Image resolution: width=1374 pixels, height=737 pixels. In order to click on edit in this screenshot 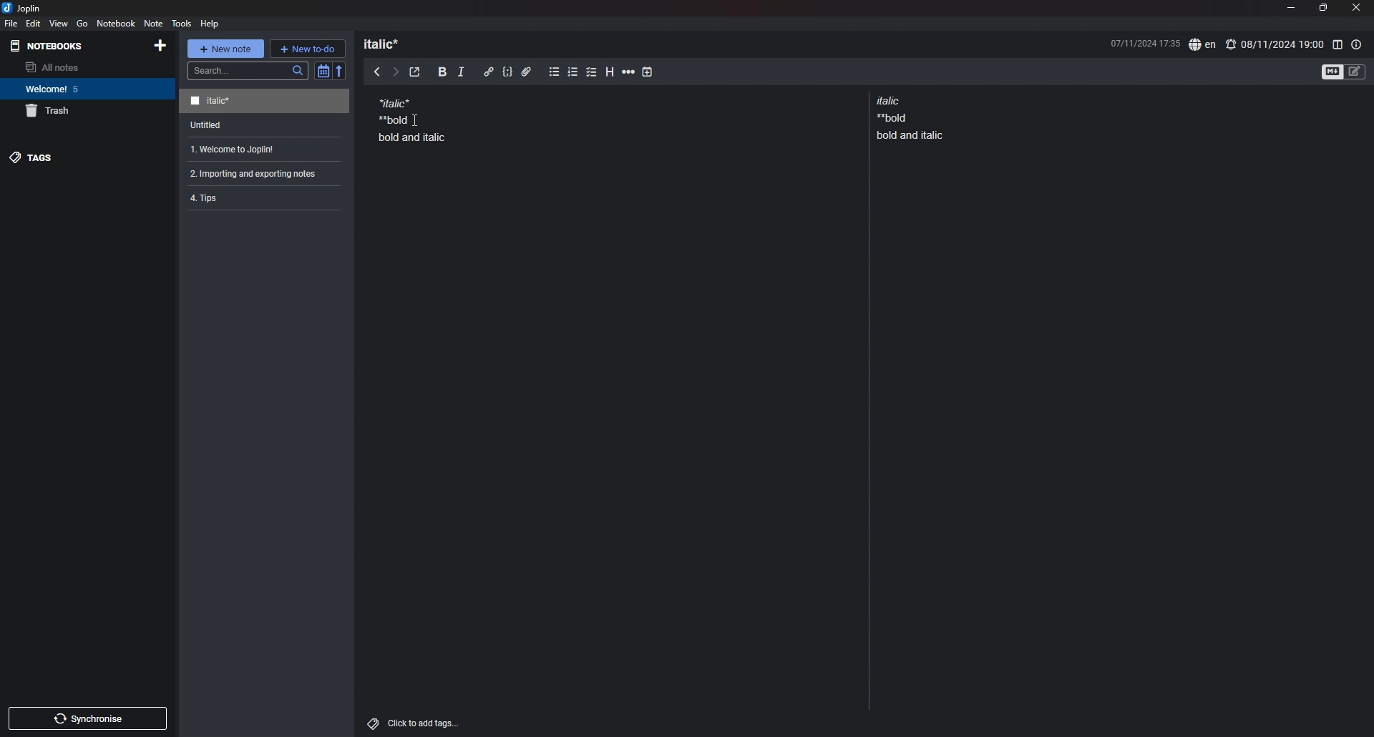, I will do `click(34, 23)`.